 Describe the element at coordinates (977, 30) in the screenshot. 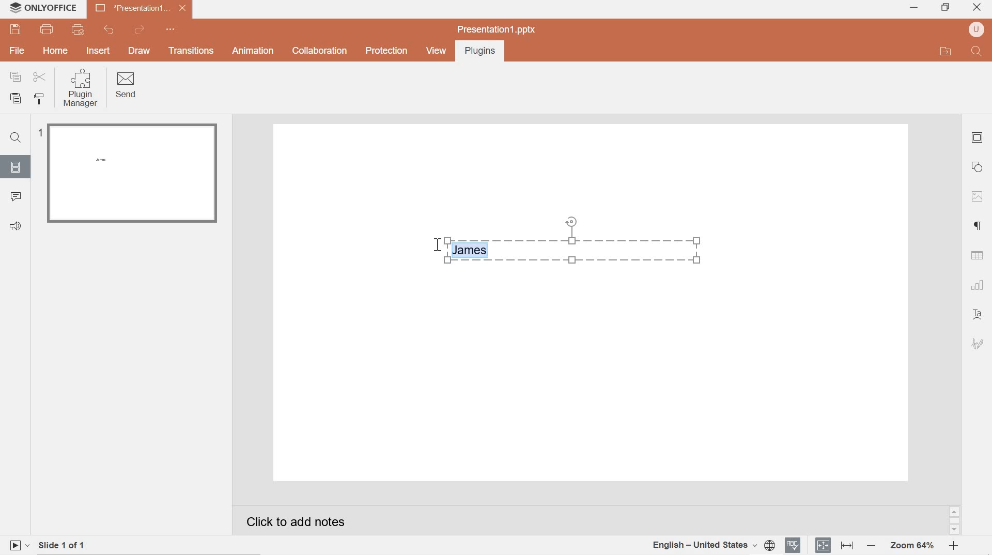

I see `user` at that location.